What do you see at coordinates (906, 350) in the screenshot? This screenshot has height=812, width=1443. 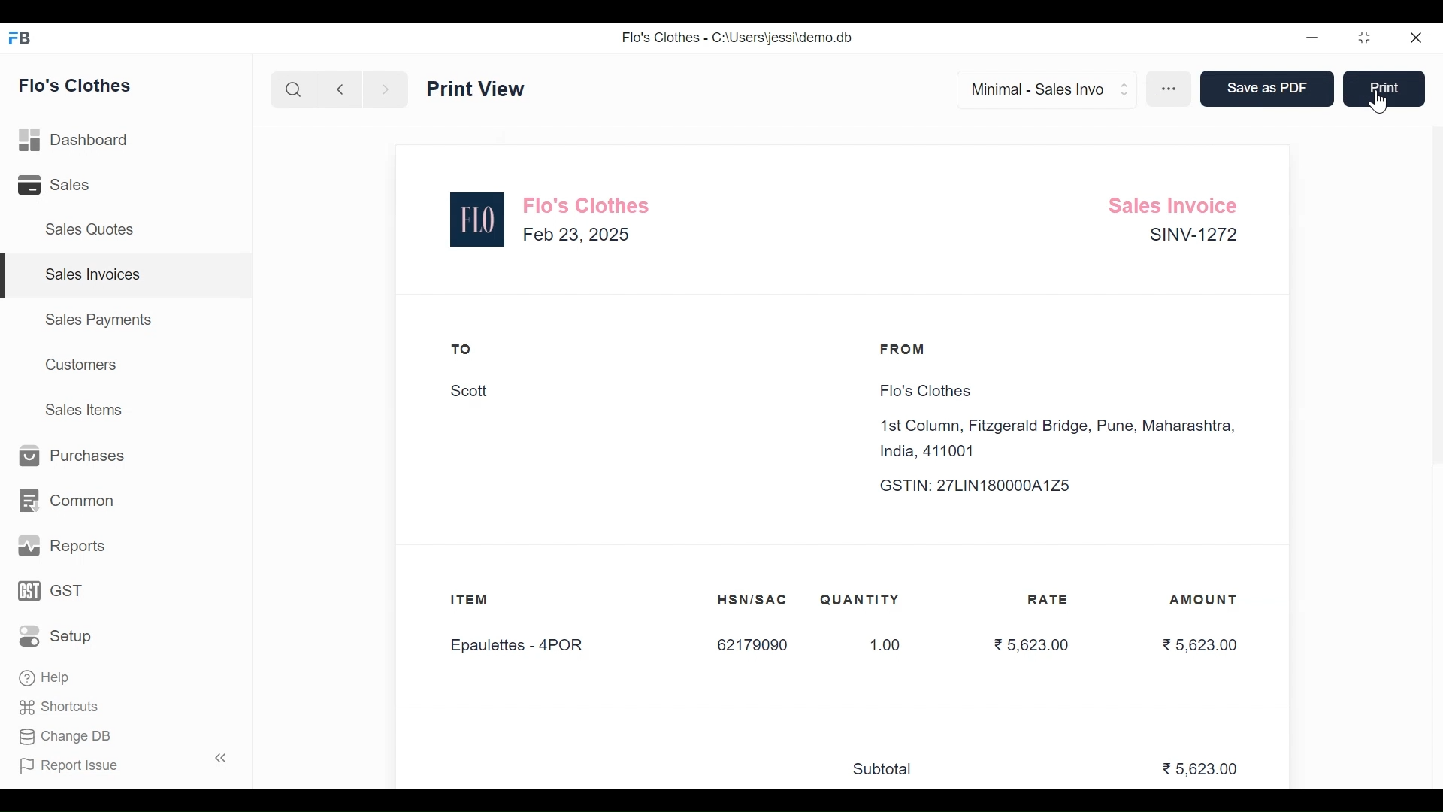 I see `FROM` at bounding box center [906, 350].